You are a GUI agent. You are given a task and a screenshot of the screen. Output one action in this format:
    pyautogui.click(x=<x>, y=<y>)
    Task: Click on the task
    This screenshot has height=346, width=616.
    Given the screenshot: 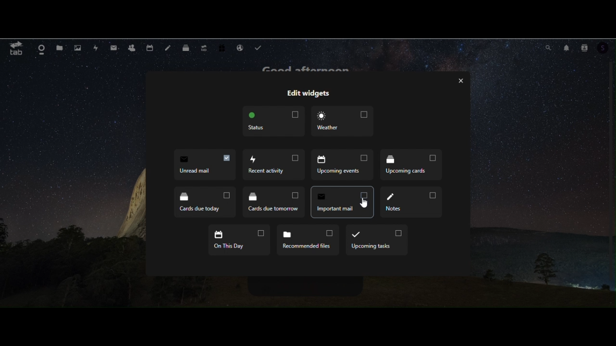 What is the action you would take?
    pyautogui.click(x=260, y=47)
    